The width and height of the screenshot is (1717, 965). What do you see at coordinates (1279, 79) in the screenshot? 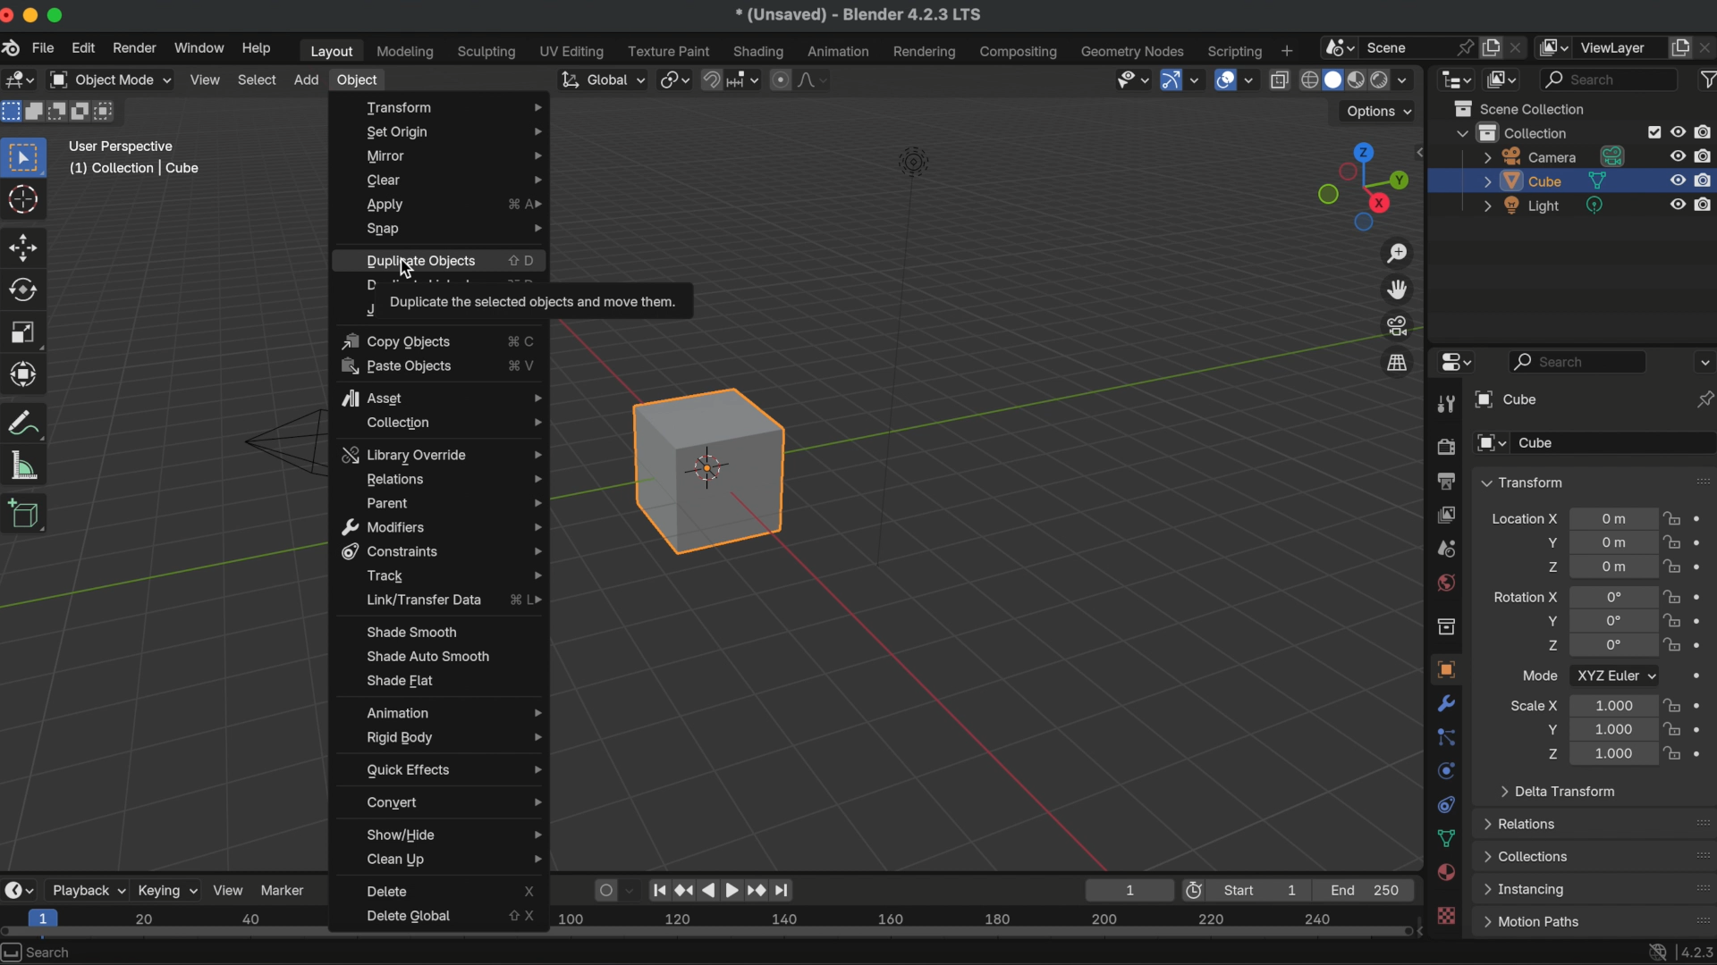
I see `toggle x-ray` at bounding box center [1279, 79].